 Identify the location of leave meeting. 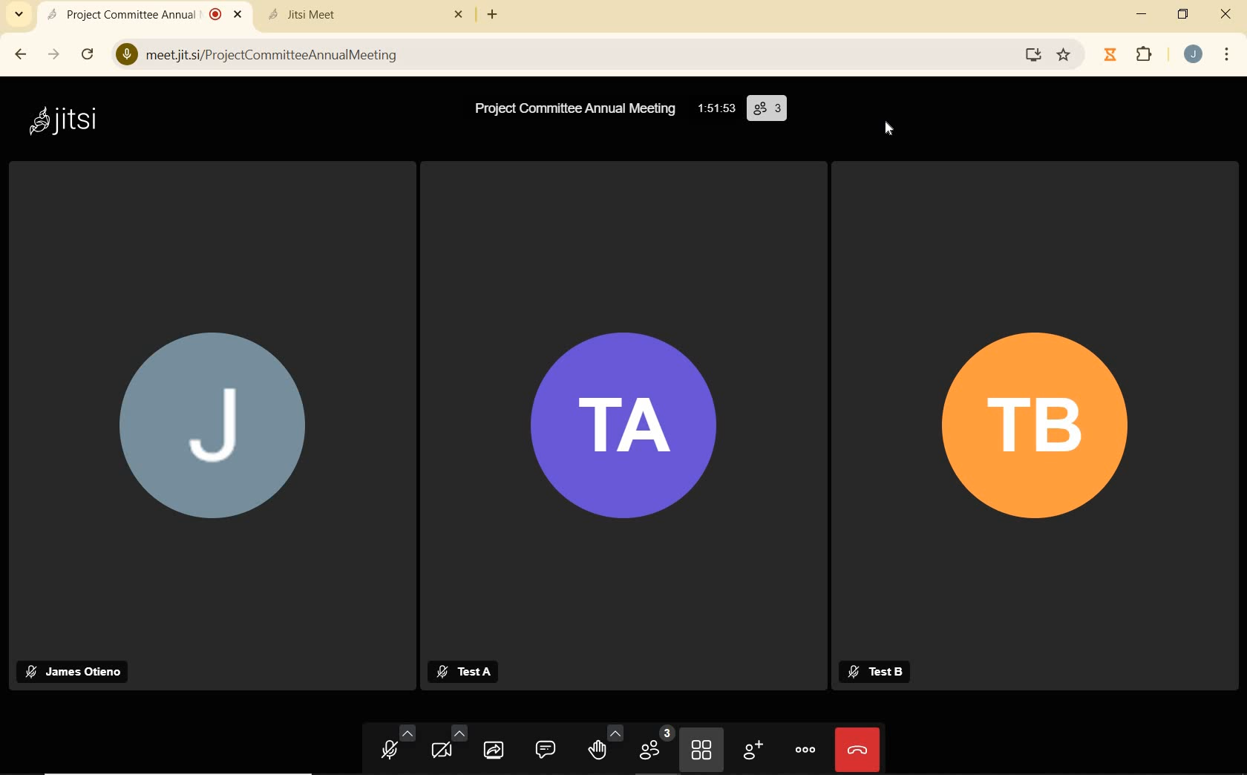
(858, 750).